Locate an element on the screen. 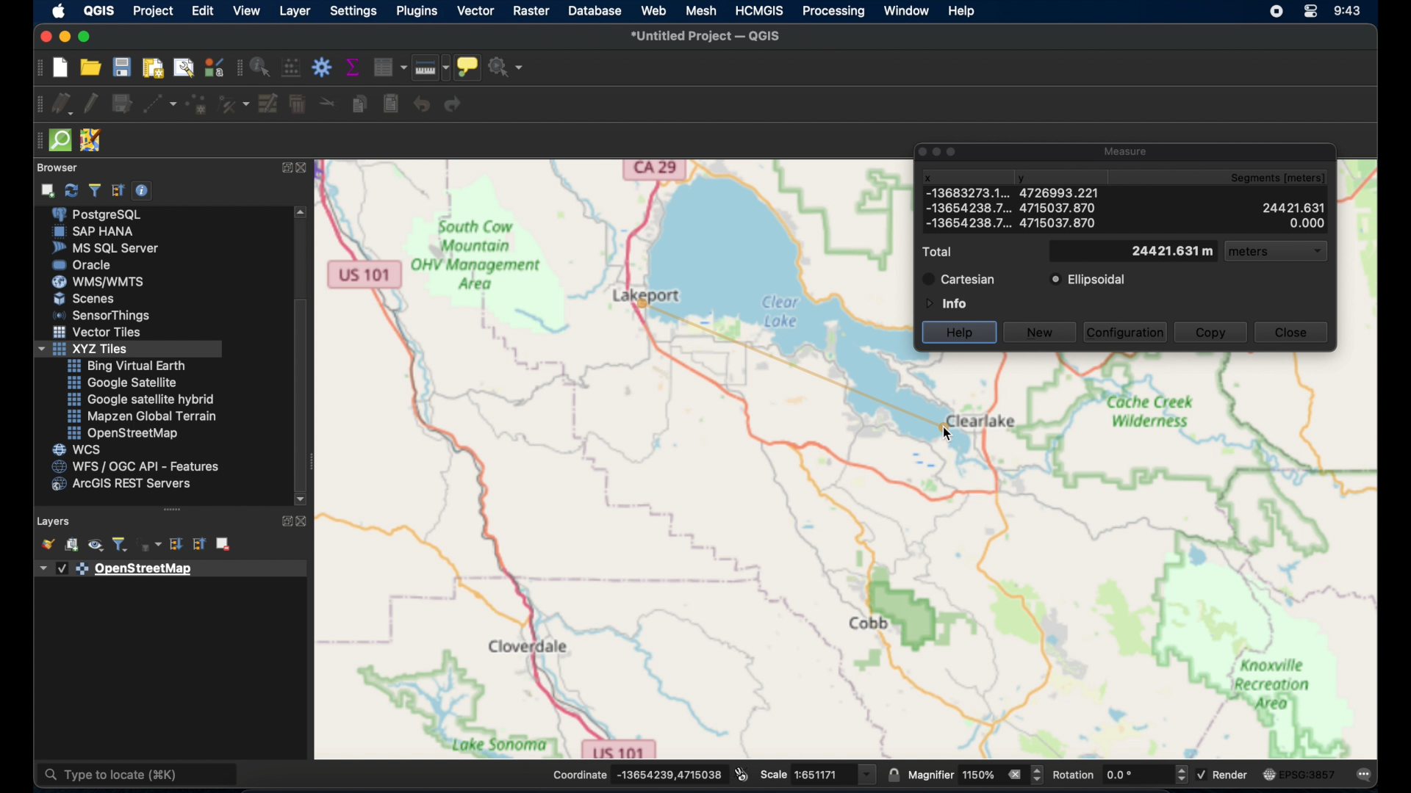 The image size is (1411, 793). add selected is located at coordinates (49, 190).